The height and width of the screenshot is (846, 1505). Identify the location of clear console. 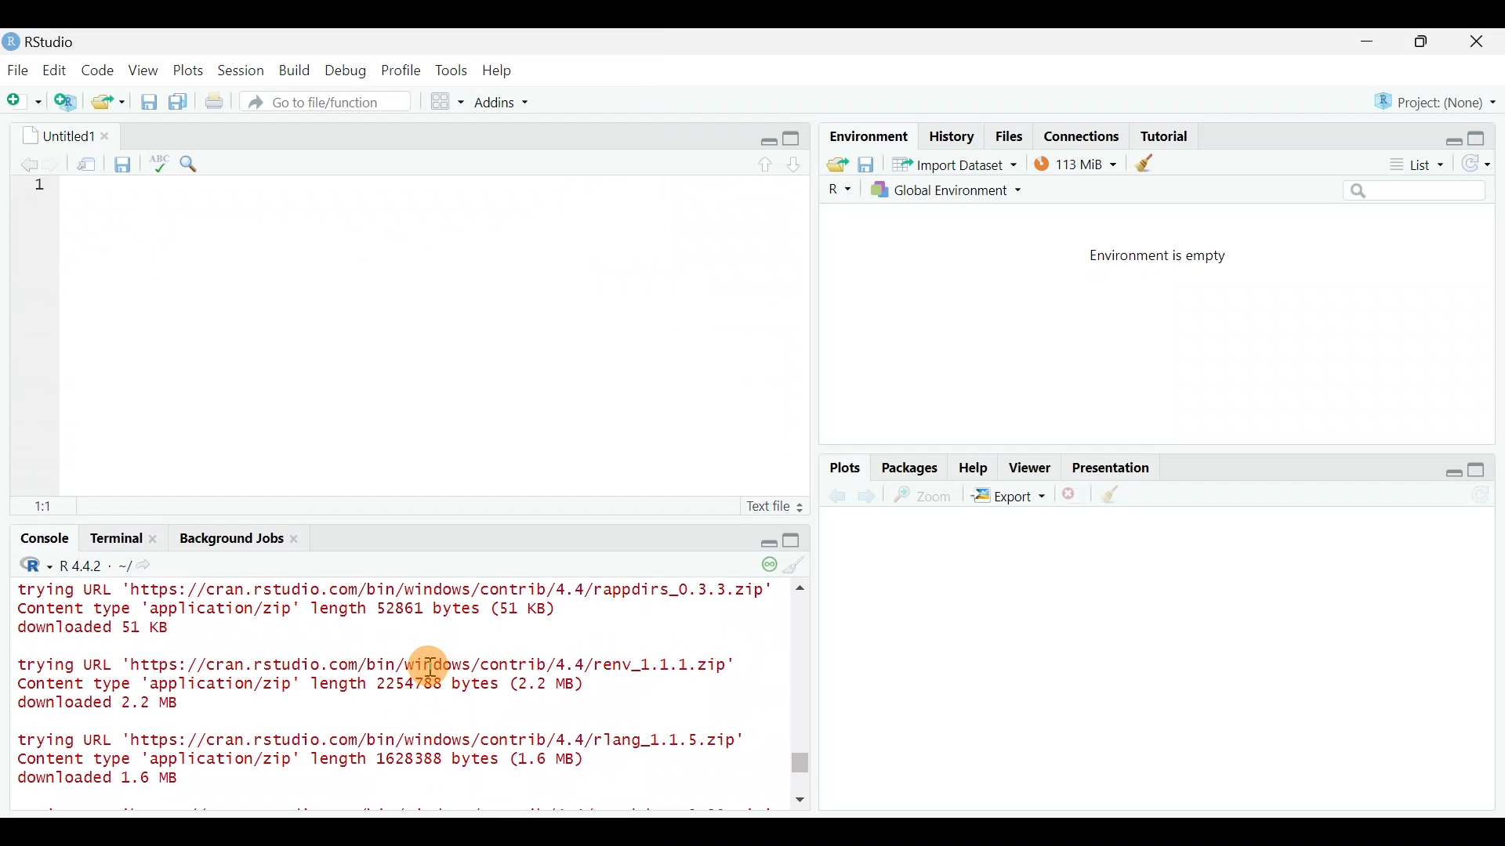
(789, 565).